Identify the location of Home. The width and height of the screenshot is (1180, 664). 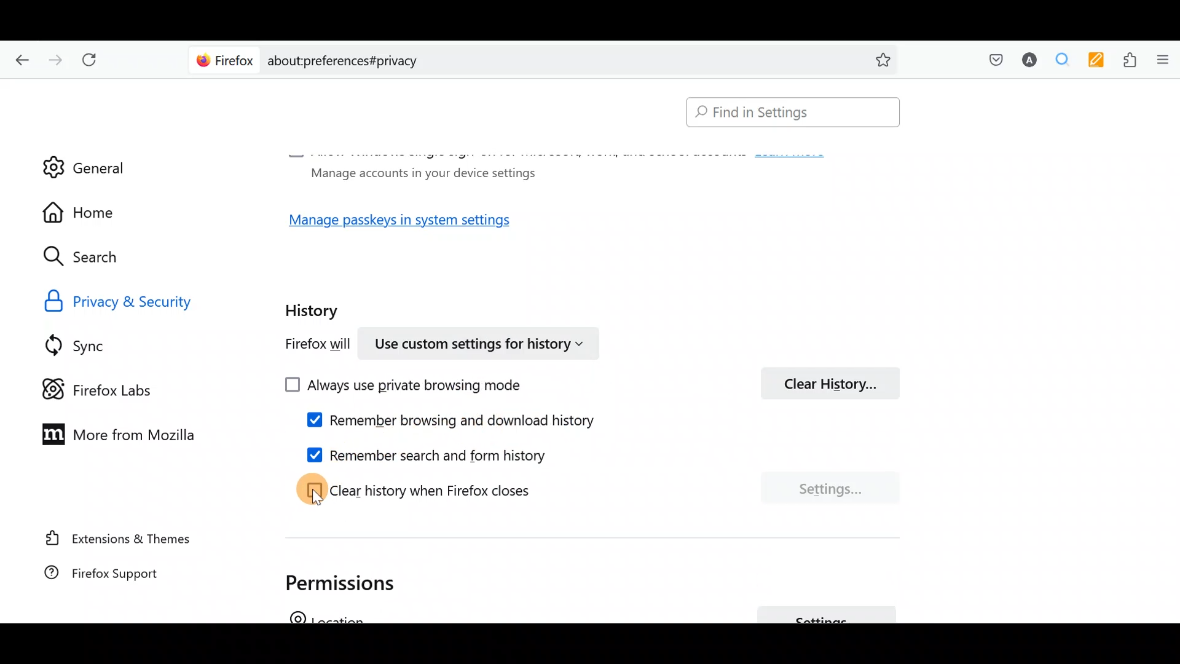
(91, 212).